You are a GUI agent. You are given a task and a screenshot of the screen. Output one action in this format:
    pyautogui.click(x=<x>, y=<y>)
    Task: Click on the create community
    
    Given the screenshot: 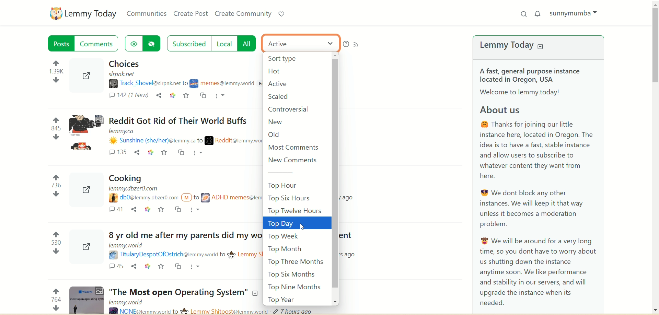 What is the action you would take?
    pyautogui.click(x=243, y=14)
    